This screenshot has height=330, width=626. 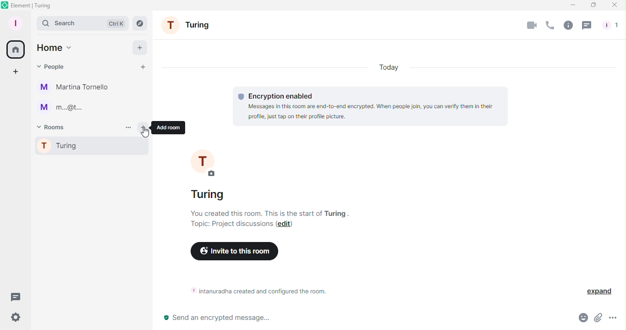 What do you see at coordinates (171, 127) in the screenshot?
I see `Add room` at bounding box center [171, 127].